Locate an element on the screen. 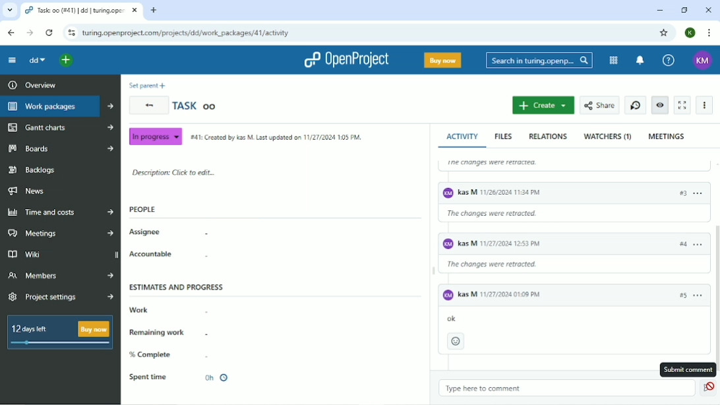 The image size is (720, 405). Wiki is located at coordinates (61, 255).